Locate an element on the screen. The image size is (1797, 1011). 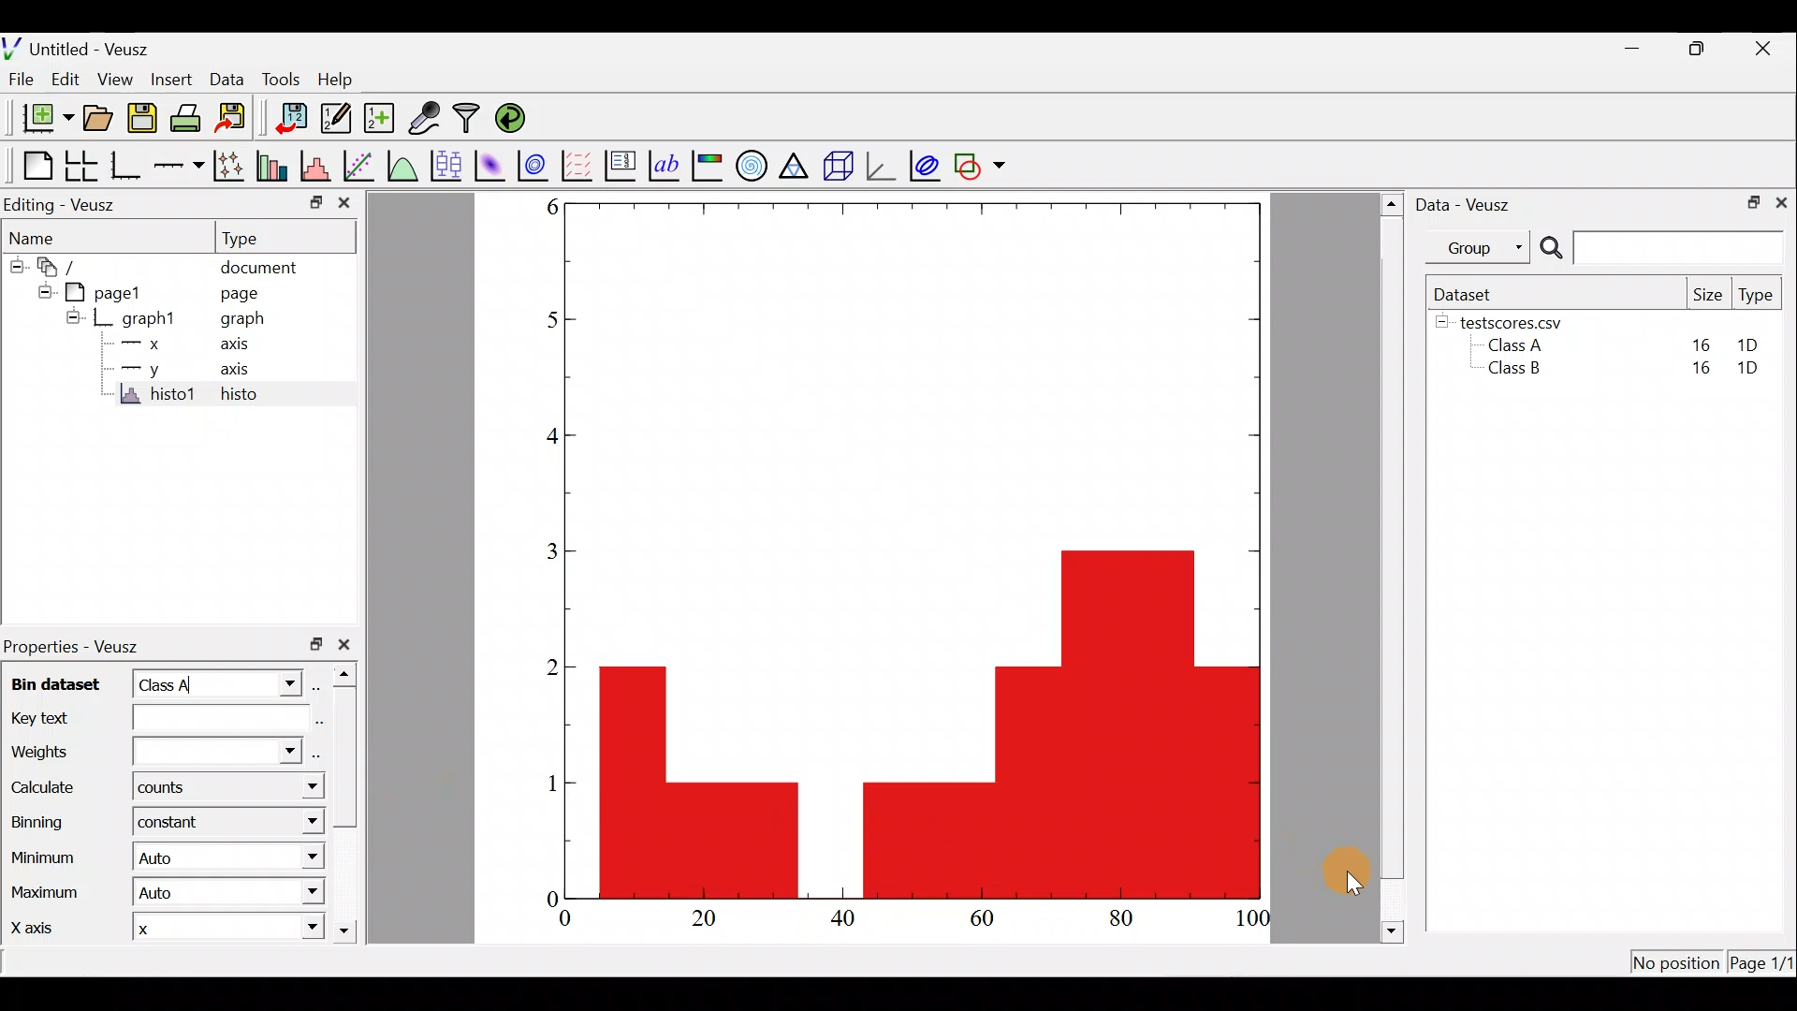
Properties - Veusz is located at coordinates (80, 641).